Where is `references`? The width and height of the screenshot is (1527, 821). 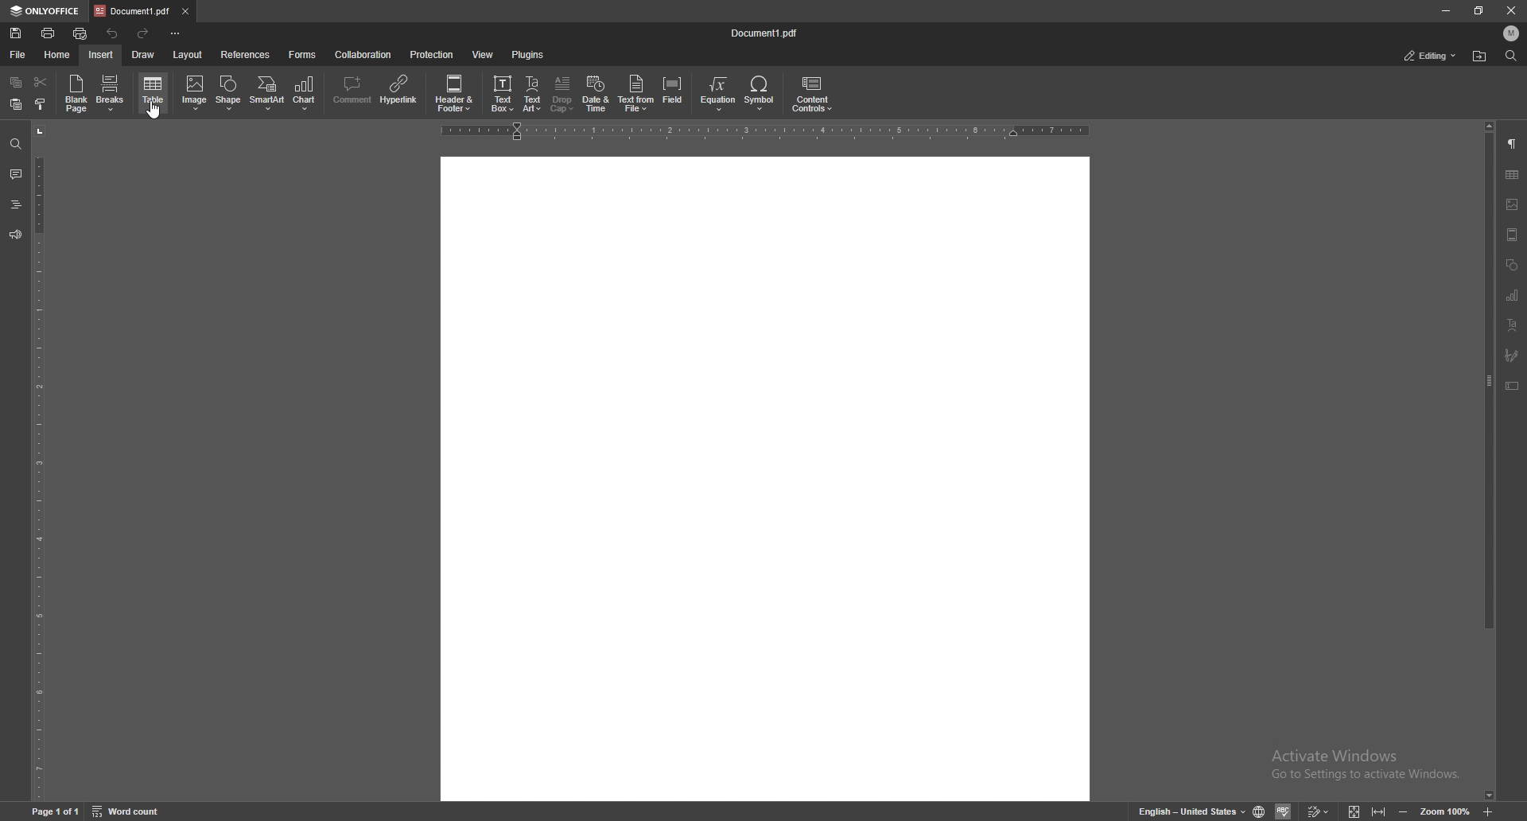
references is located at coordinates (247, 54).